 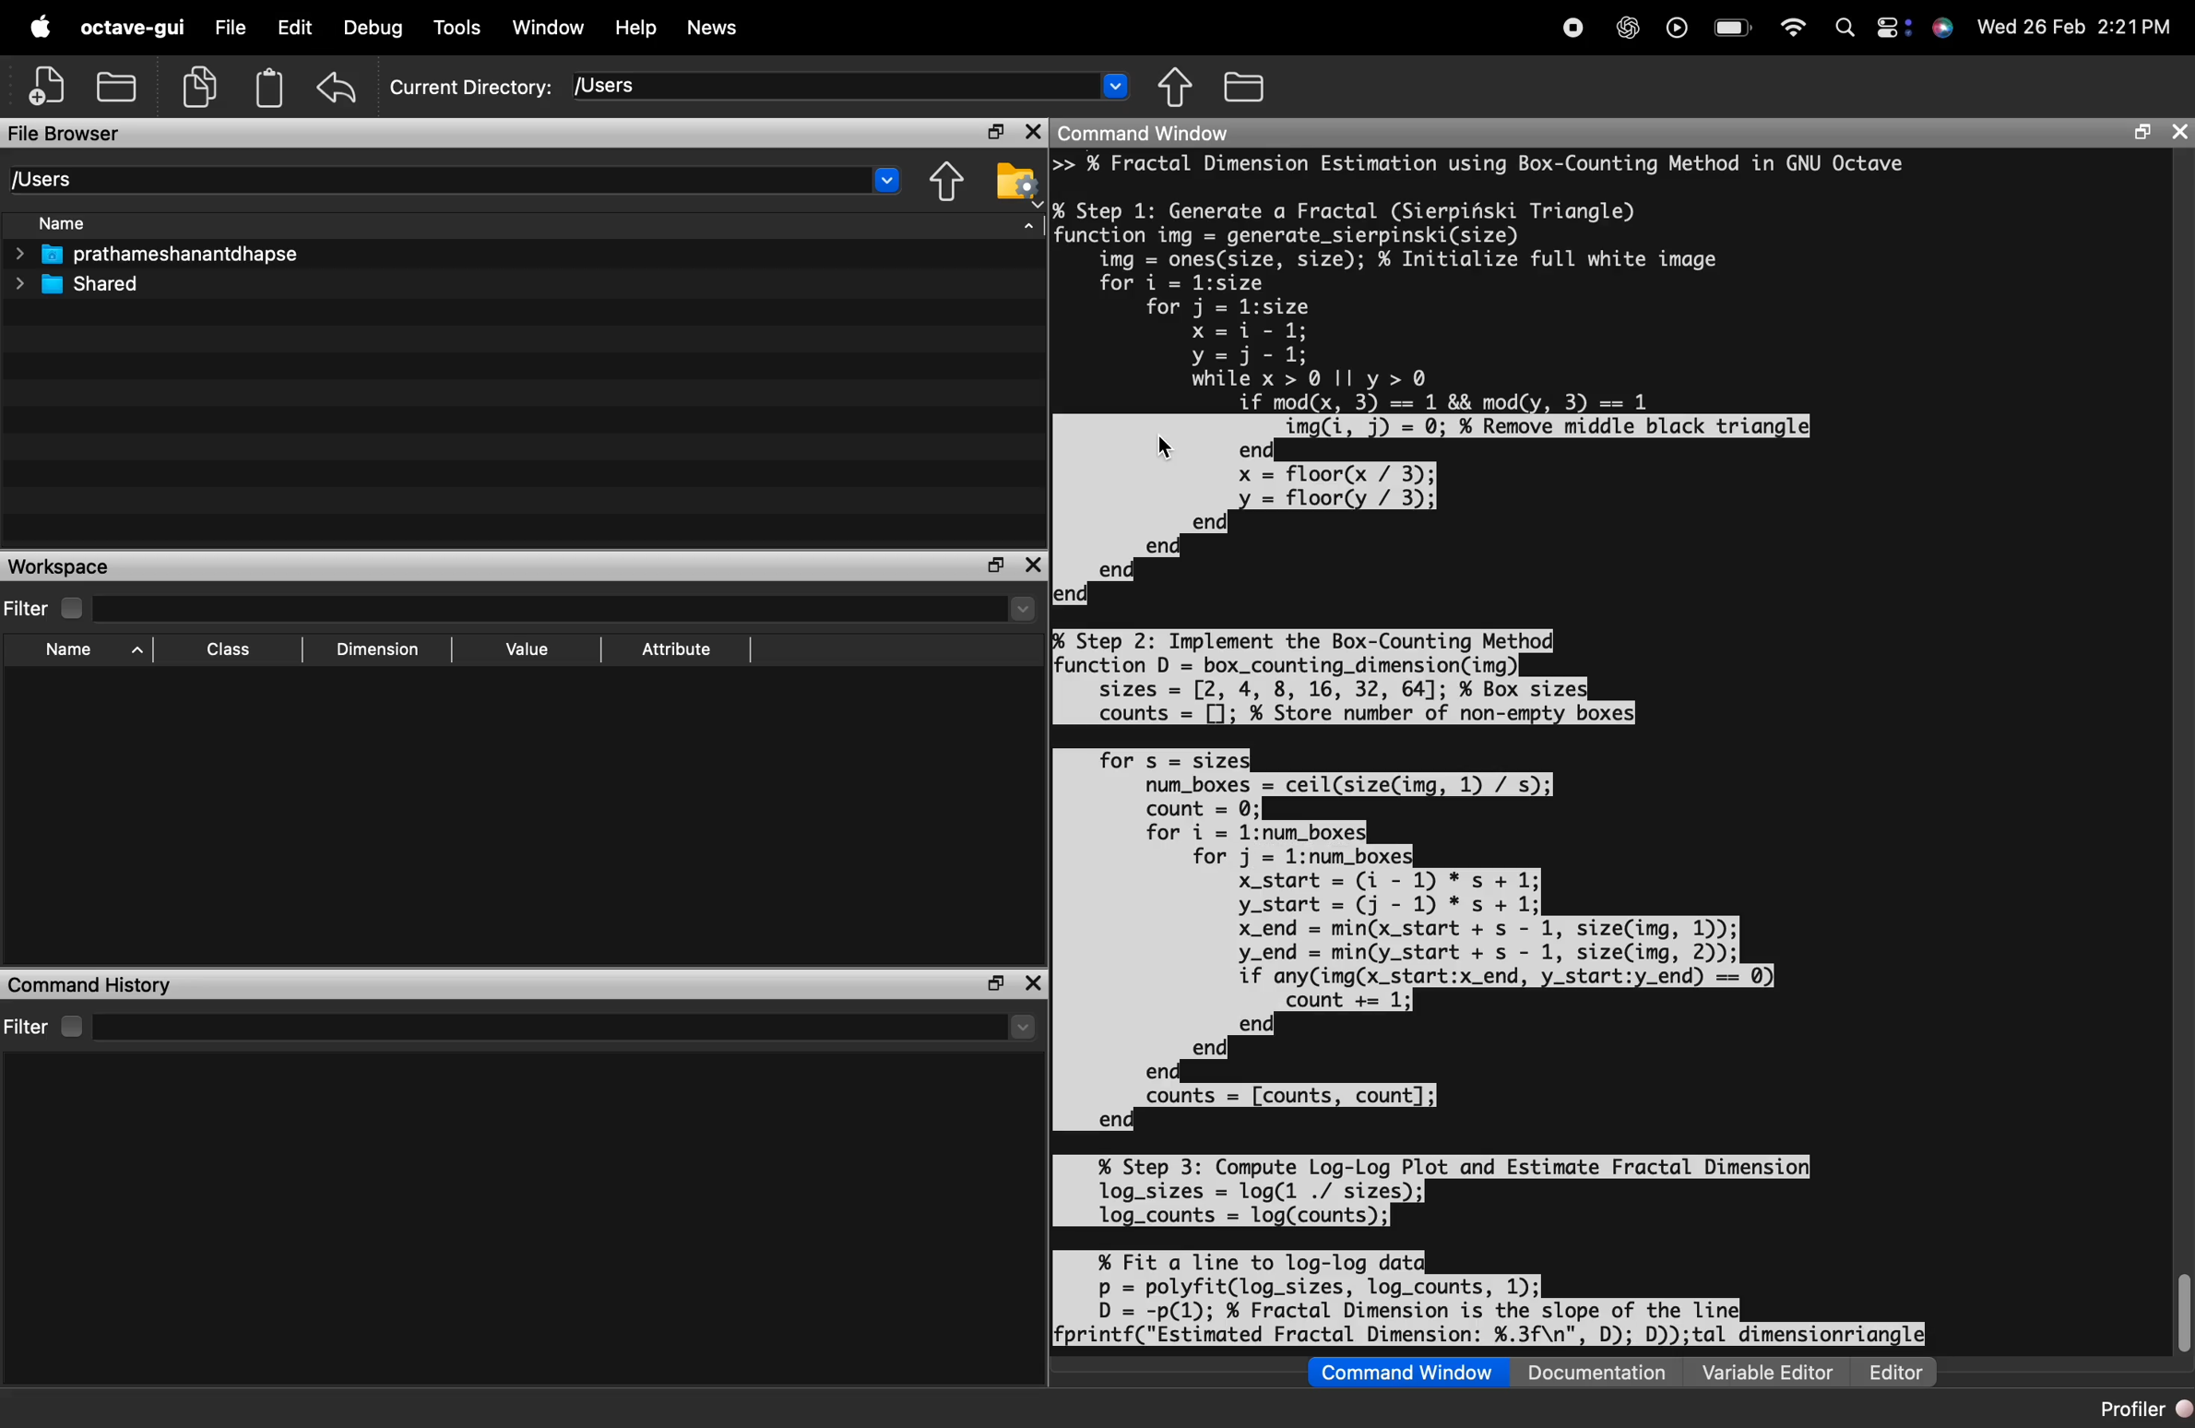 What do you see at coordinates (681, 647) in the screenshot?
I see `Attribute` at bounding box center [681, 647].